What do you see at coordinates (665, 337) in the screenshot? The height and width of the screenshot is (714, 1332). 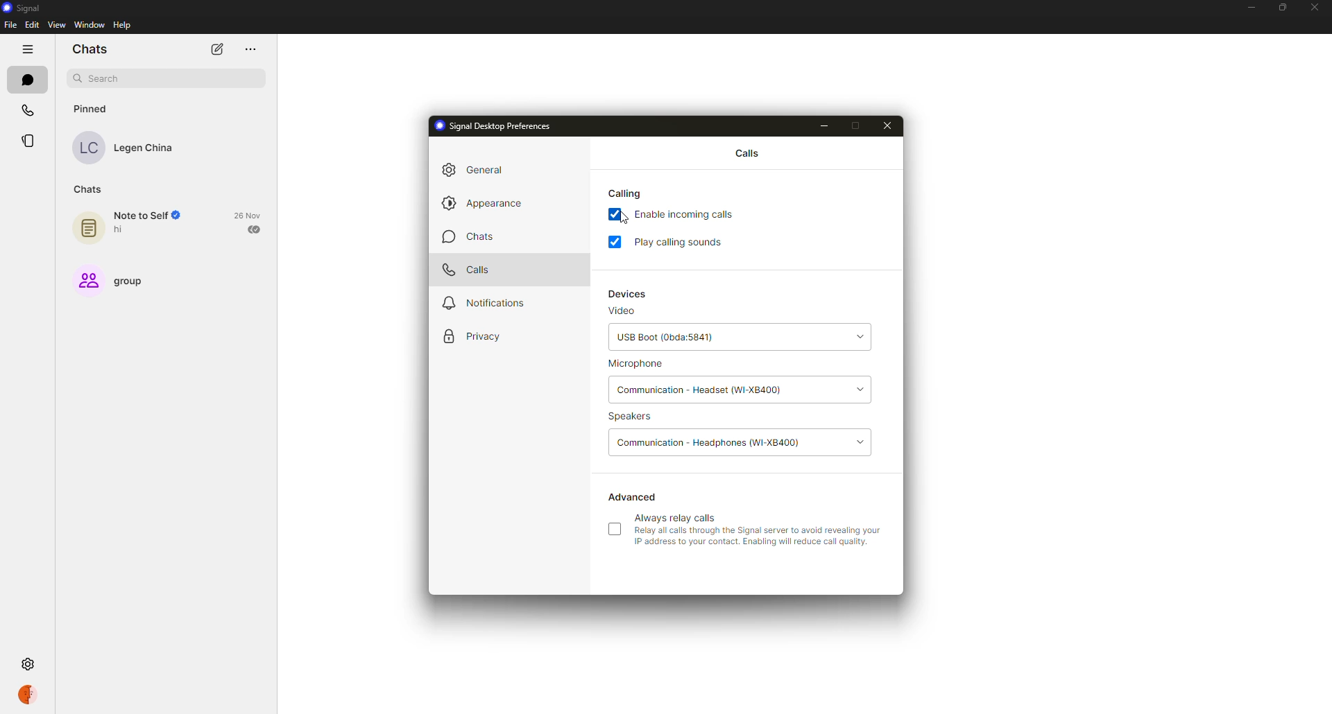 I see `usb root` at bounding box center [665, 337].